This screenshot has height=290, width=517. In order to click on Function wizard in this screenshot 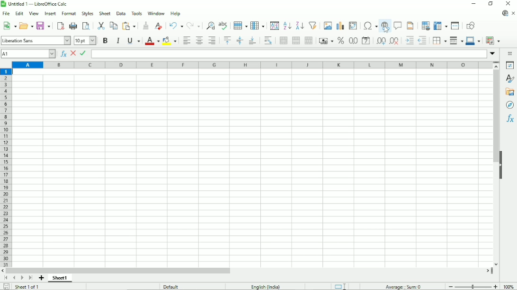, I will do `click(63, 54)`.